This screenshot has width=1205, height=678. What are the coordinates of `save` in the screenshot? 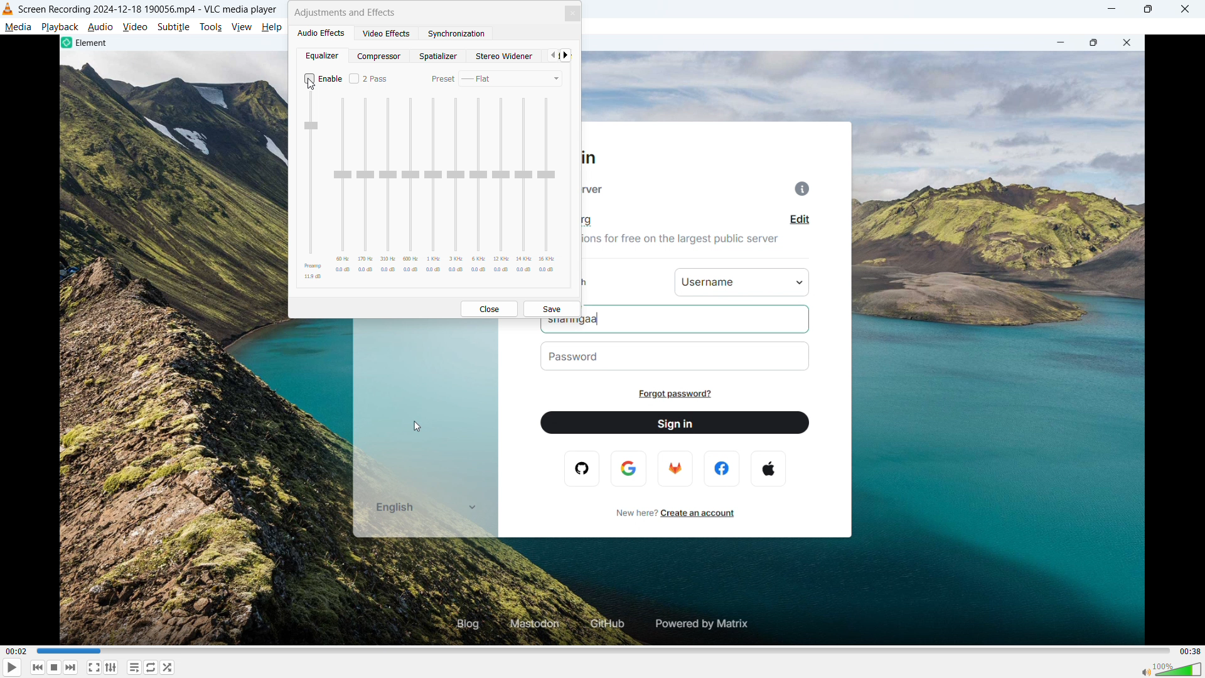 It's located at (552, 309).